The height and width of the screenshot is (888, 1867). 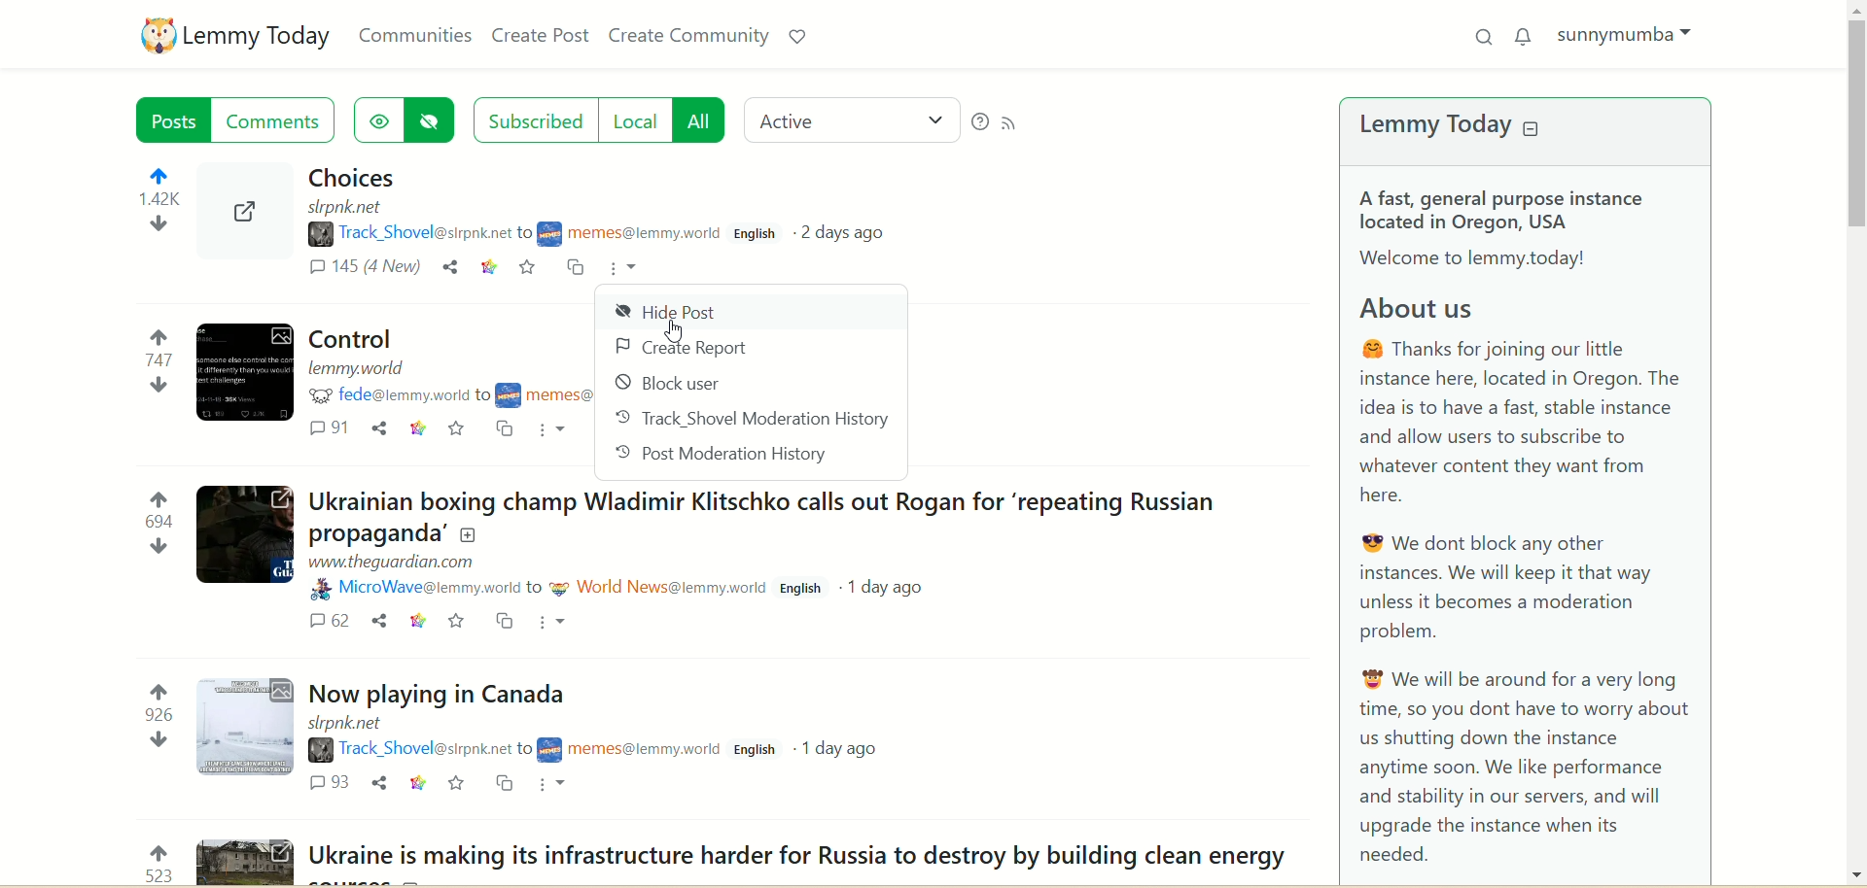 What do you see at coordinates (1524, 34) in the screenshot?
I see `notification` at bounding box center [1524, 34].